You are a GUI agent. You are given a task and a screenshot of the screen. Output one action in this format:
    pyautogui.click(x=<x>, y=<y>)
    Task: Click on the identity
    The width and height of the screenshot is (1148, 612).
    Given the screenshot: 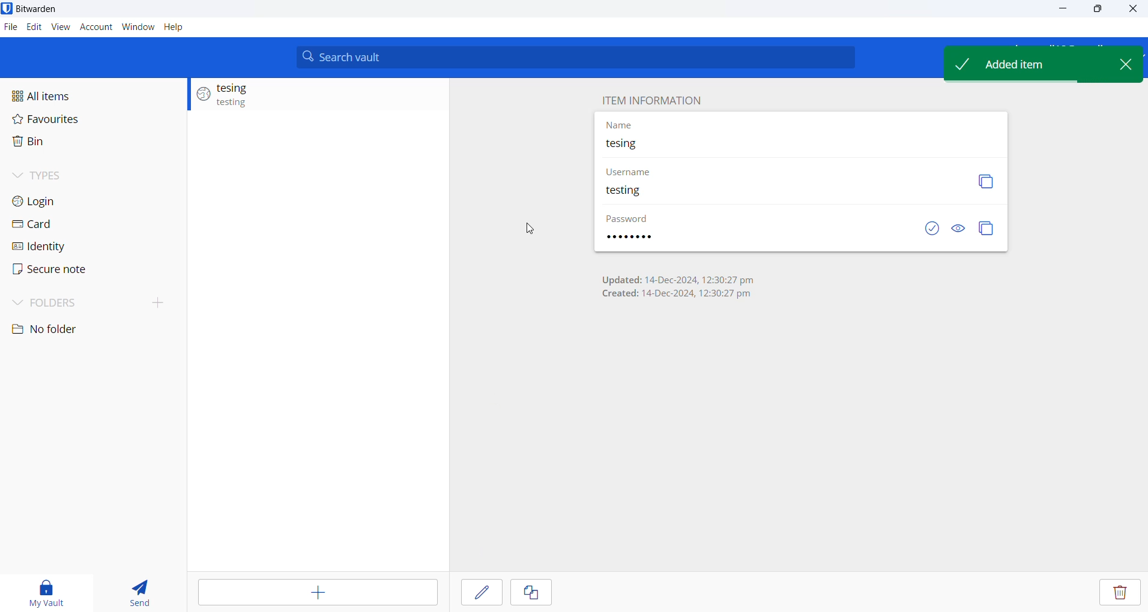 What is the action you would take?
    pyautogui.click(x=46, y=246)
    